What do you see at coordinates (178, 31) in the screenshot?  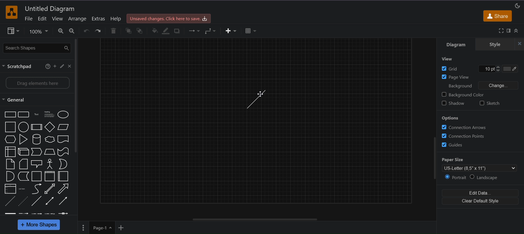 I see `shadow` at bounding box center [178, 31].